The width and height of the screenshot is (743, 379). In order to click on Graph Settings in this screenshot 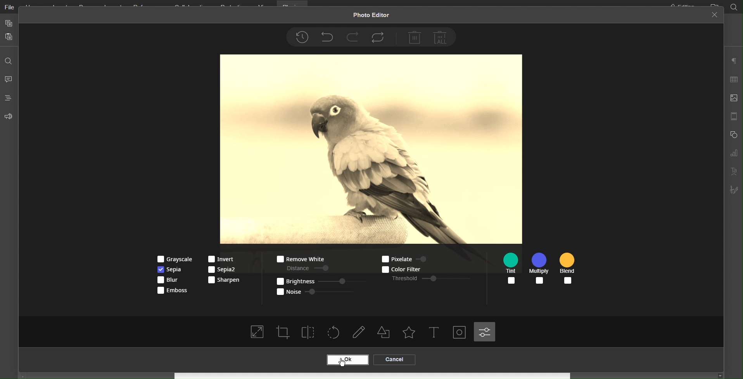, I will do `click(733, 153)`.